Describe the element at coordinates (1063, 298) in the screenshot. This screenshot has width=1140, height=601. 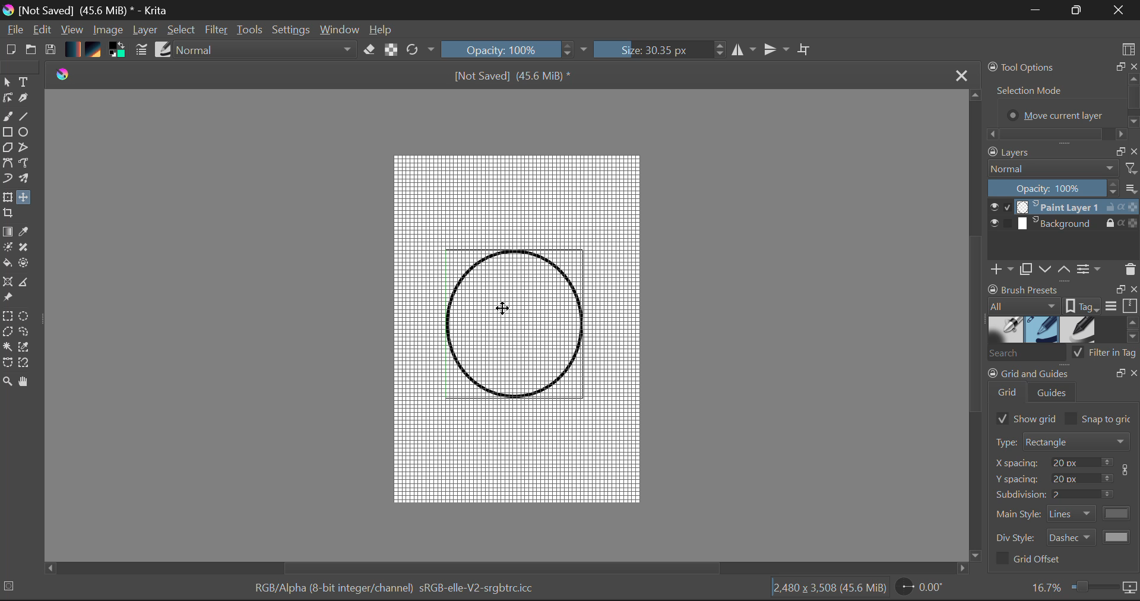
I see `Brush Presets Docket Tab` at that location.